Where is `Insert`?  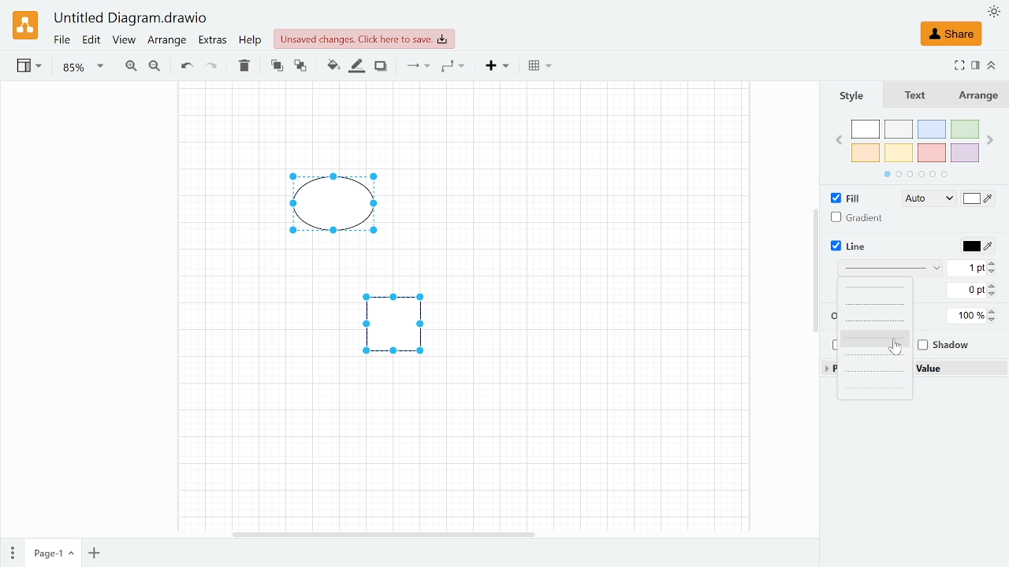 Insert is located at coordinates (498, 66).